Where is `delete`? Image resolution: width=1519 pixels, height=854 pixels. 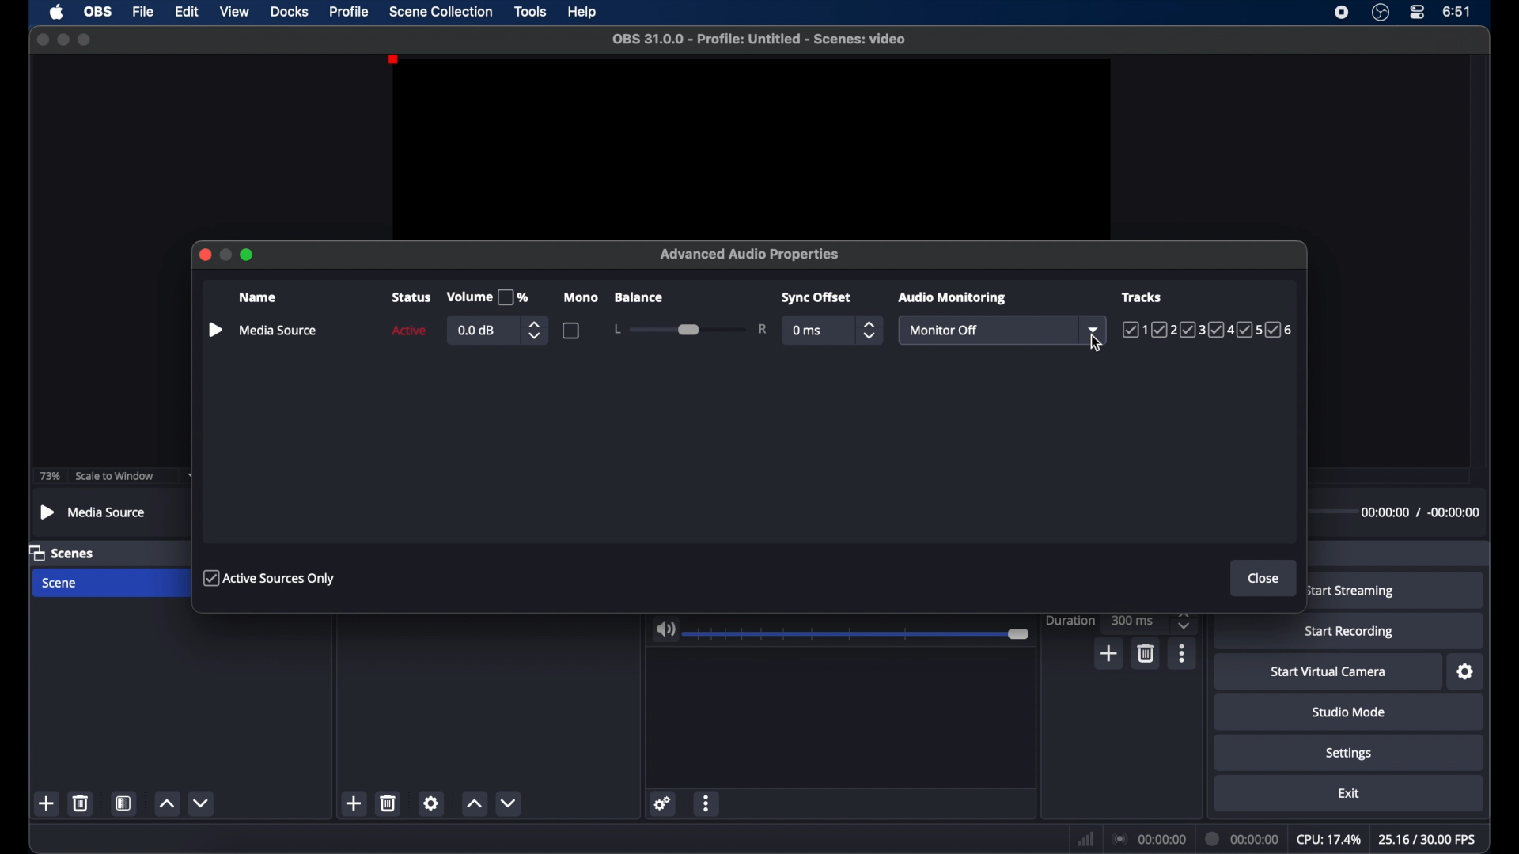 delete is located at coordinates (1147, 654).